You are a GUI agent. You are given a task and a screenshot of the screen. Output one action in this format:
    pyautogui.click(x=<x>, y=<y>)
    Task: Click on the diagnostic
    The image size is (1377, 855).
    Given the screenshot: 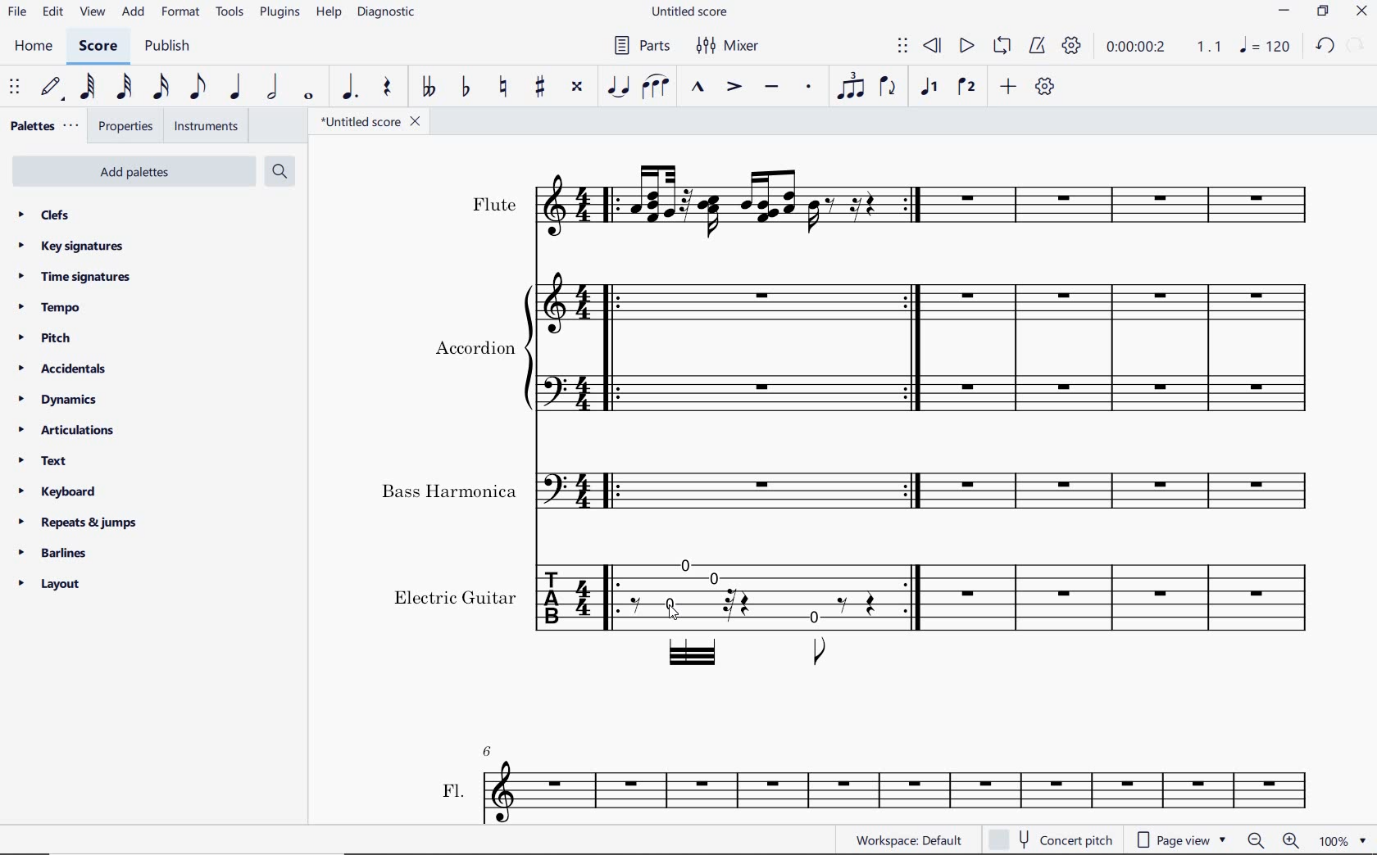 What is the action you would take?
    pyautogui.click(x=385, y=15)
    